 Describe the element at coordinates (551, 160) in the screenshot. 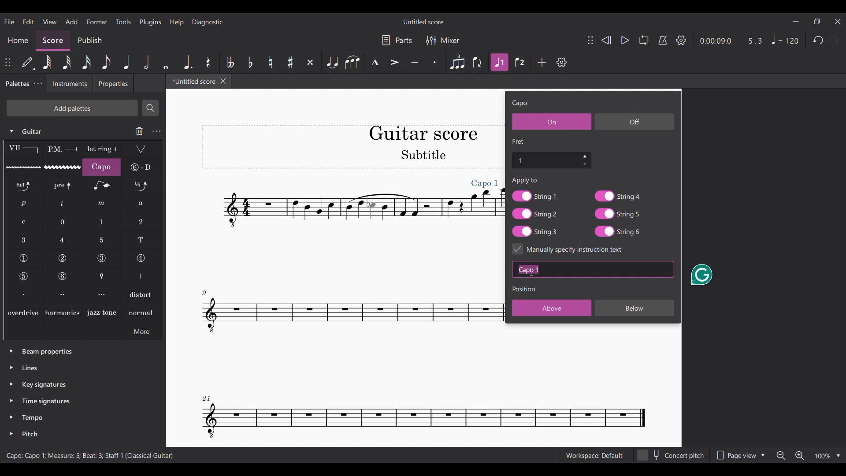

I see `Fret number settings` at that location.